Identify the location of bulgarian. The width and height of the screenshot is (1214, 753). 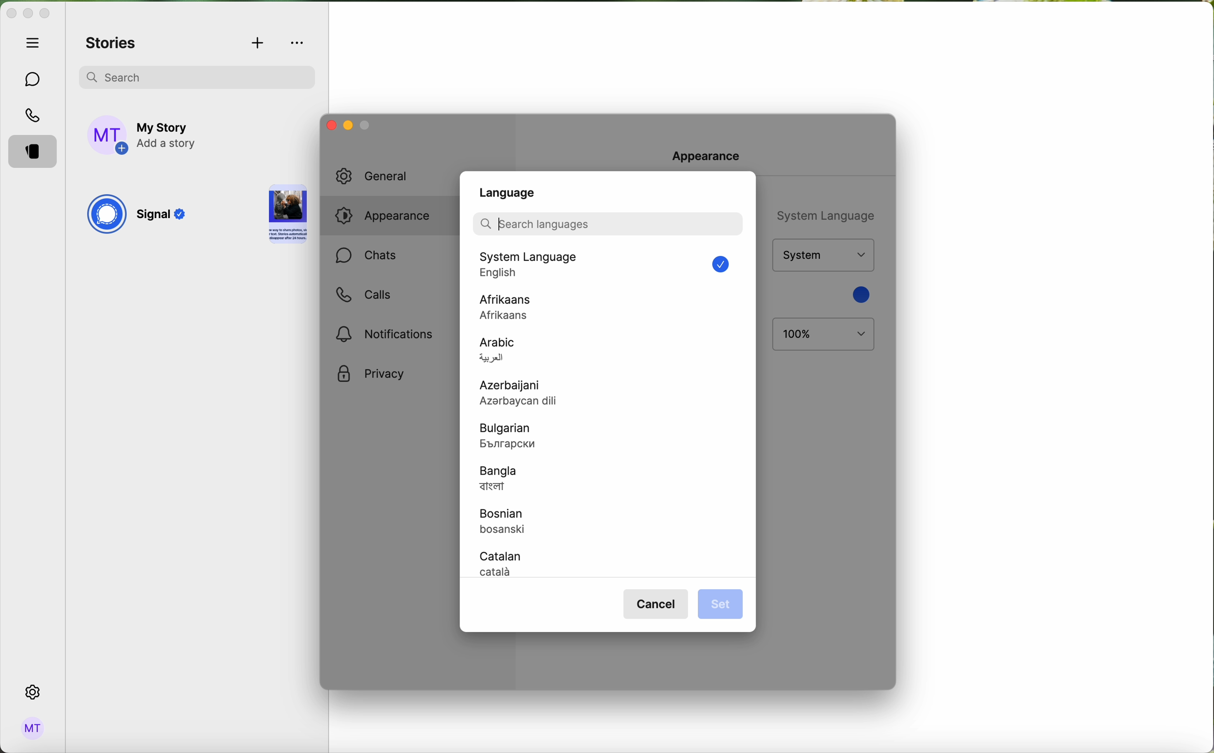
(511, 436).